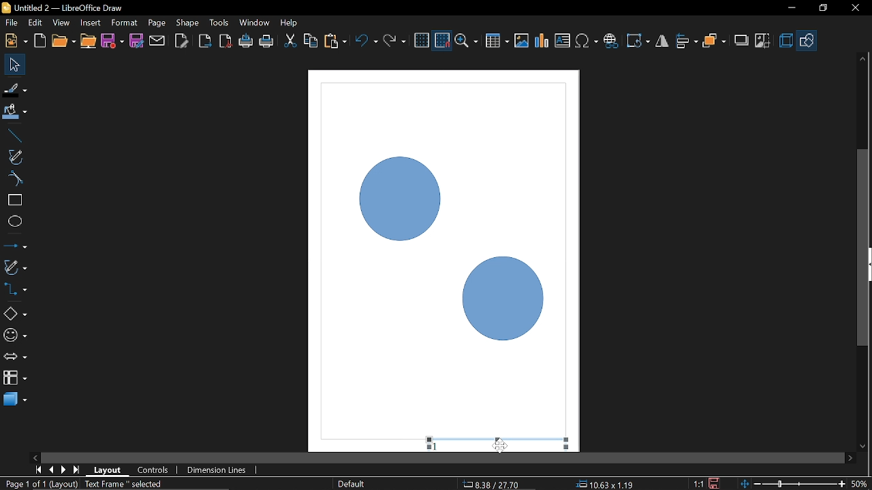 The width and height of the screenshot is (872, 490). What do you see at coordinates (61, 7) in the screenshot?
I see `Current window` at bounding box center [61, 7].